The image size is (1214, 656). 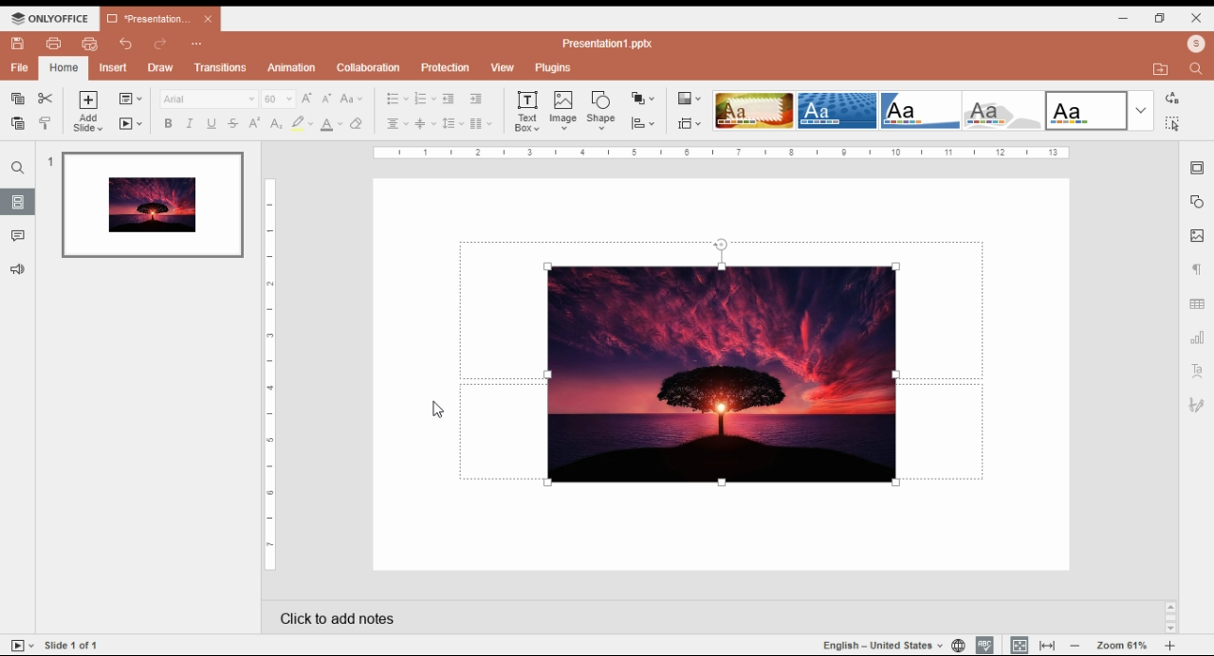 What do you see at coordinates (191, 125) in the screenshot?
I see `italics` at bounding box center [191, 125].